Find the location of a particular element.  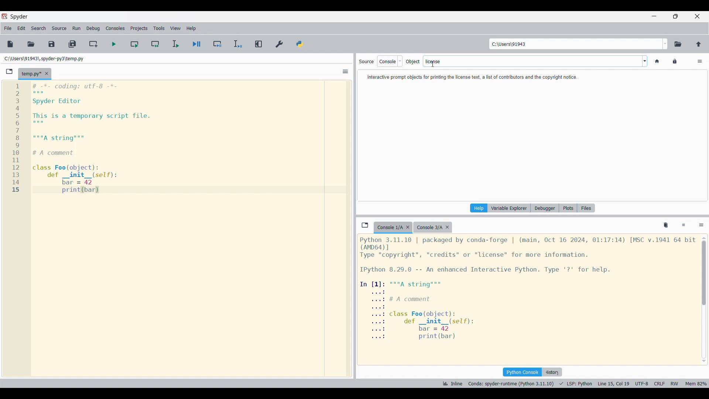

Plots is located at coordinates (567, 208).